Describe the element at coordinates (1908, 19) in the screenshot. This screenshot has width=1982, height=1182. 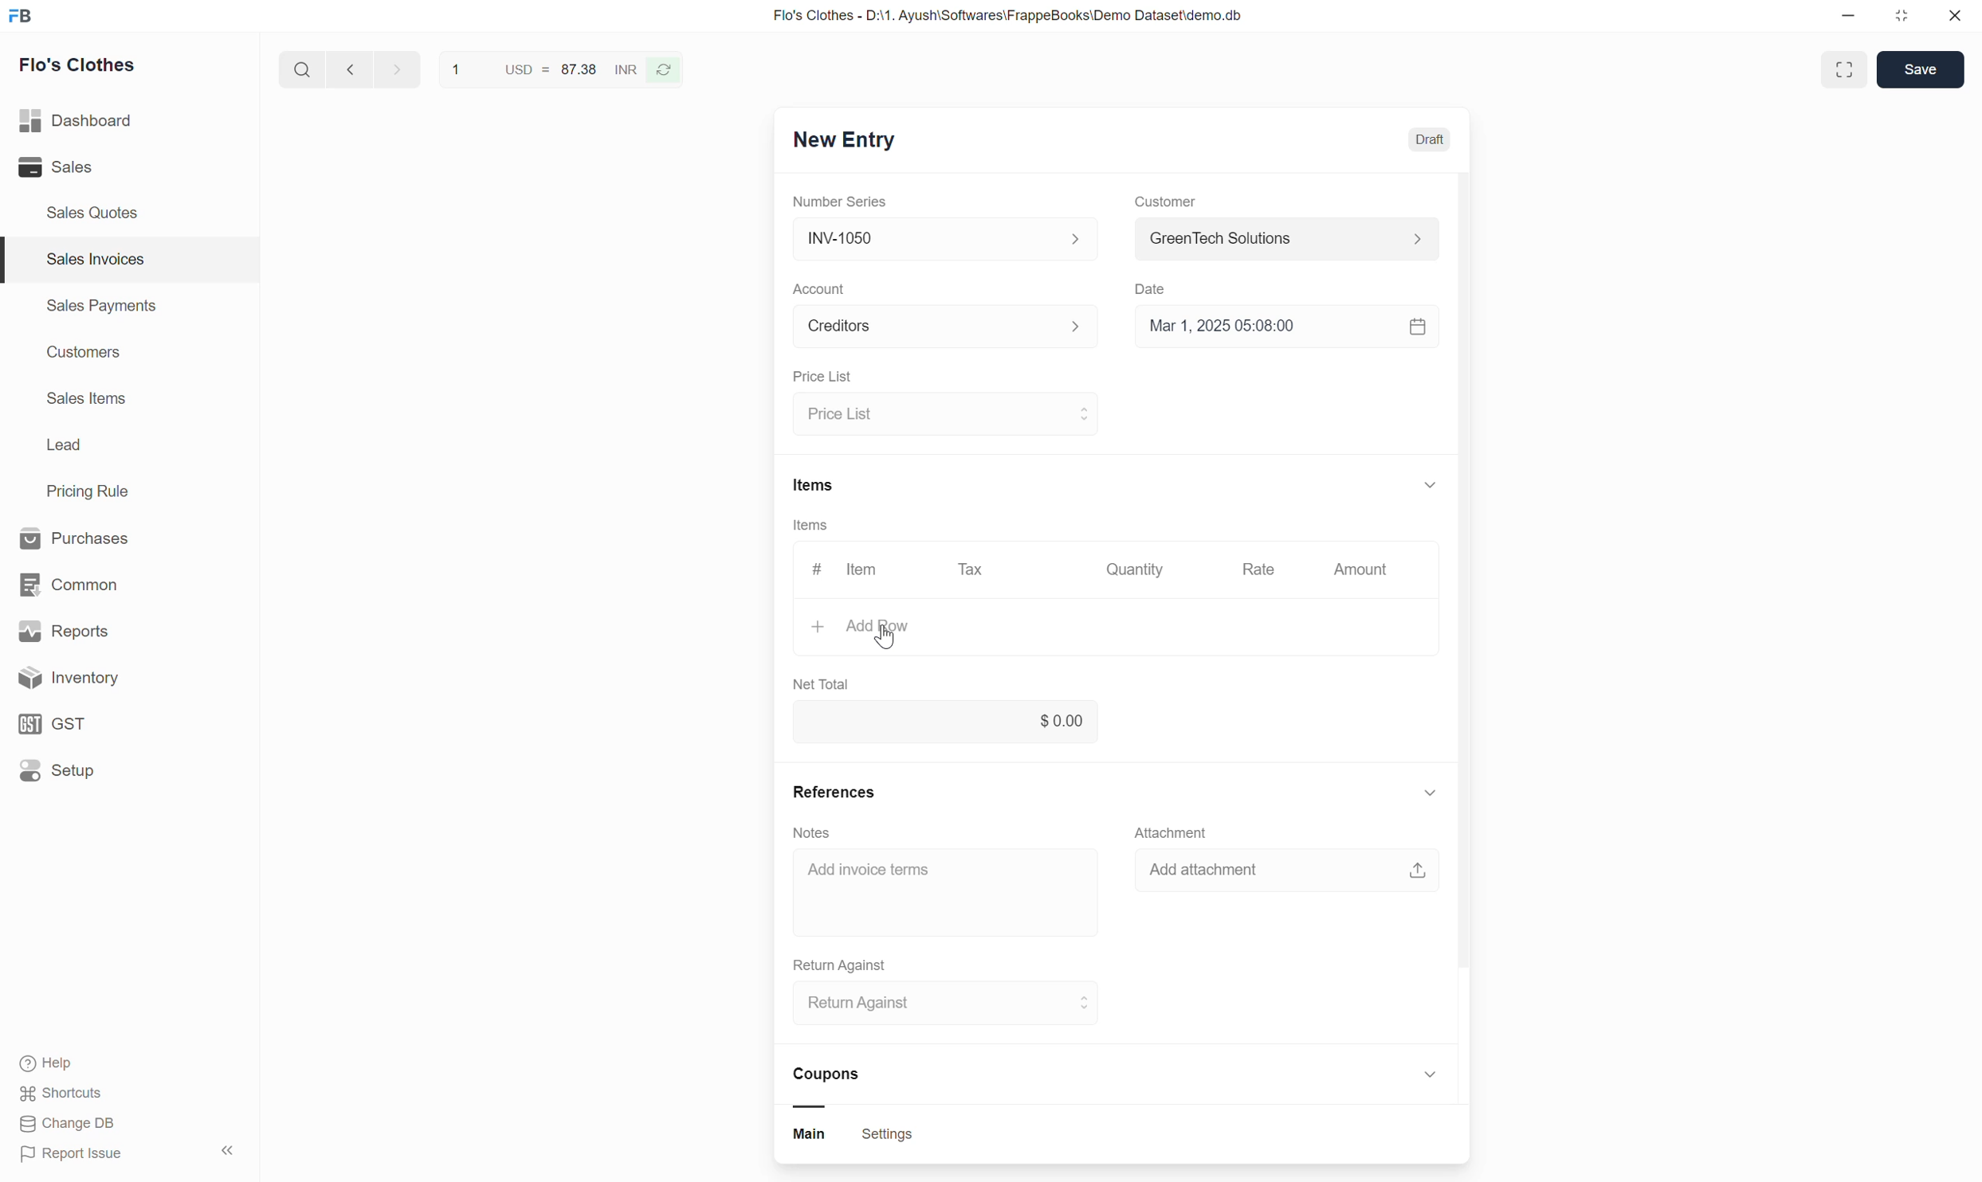
I see `resize ` at that location.